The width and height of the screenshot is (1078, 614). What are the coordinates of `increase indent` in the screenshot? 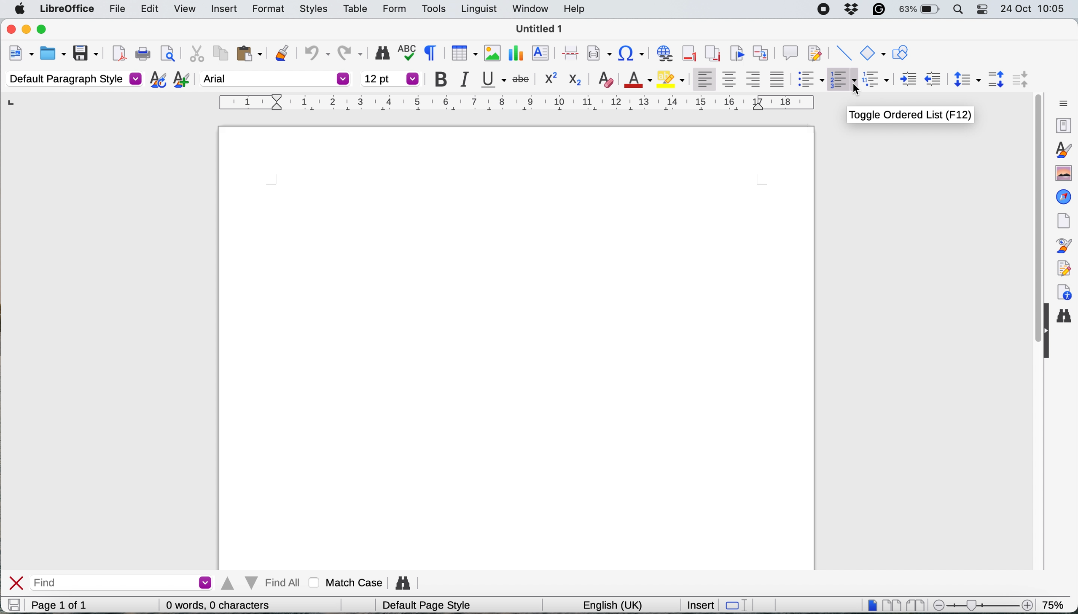 It's located at (933, 78).